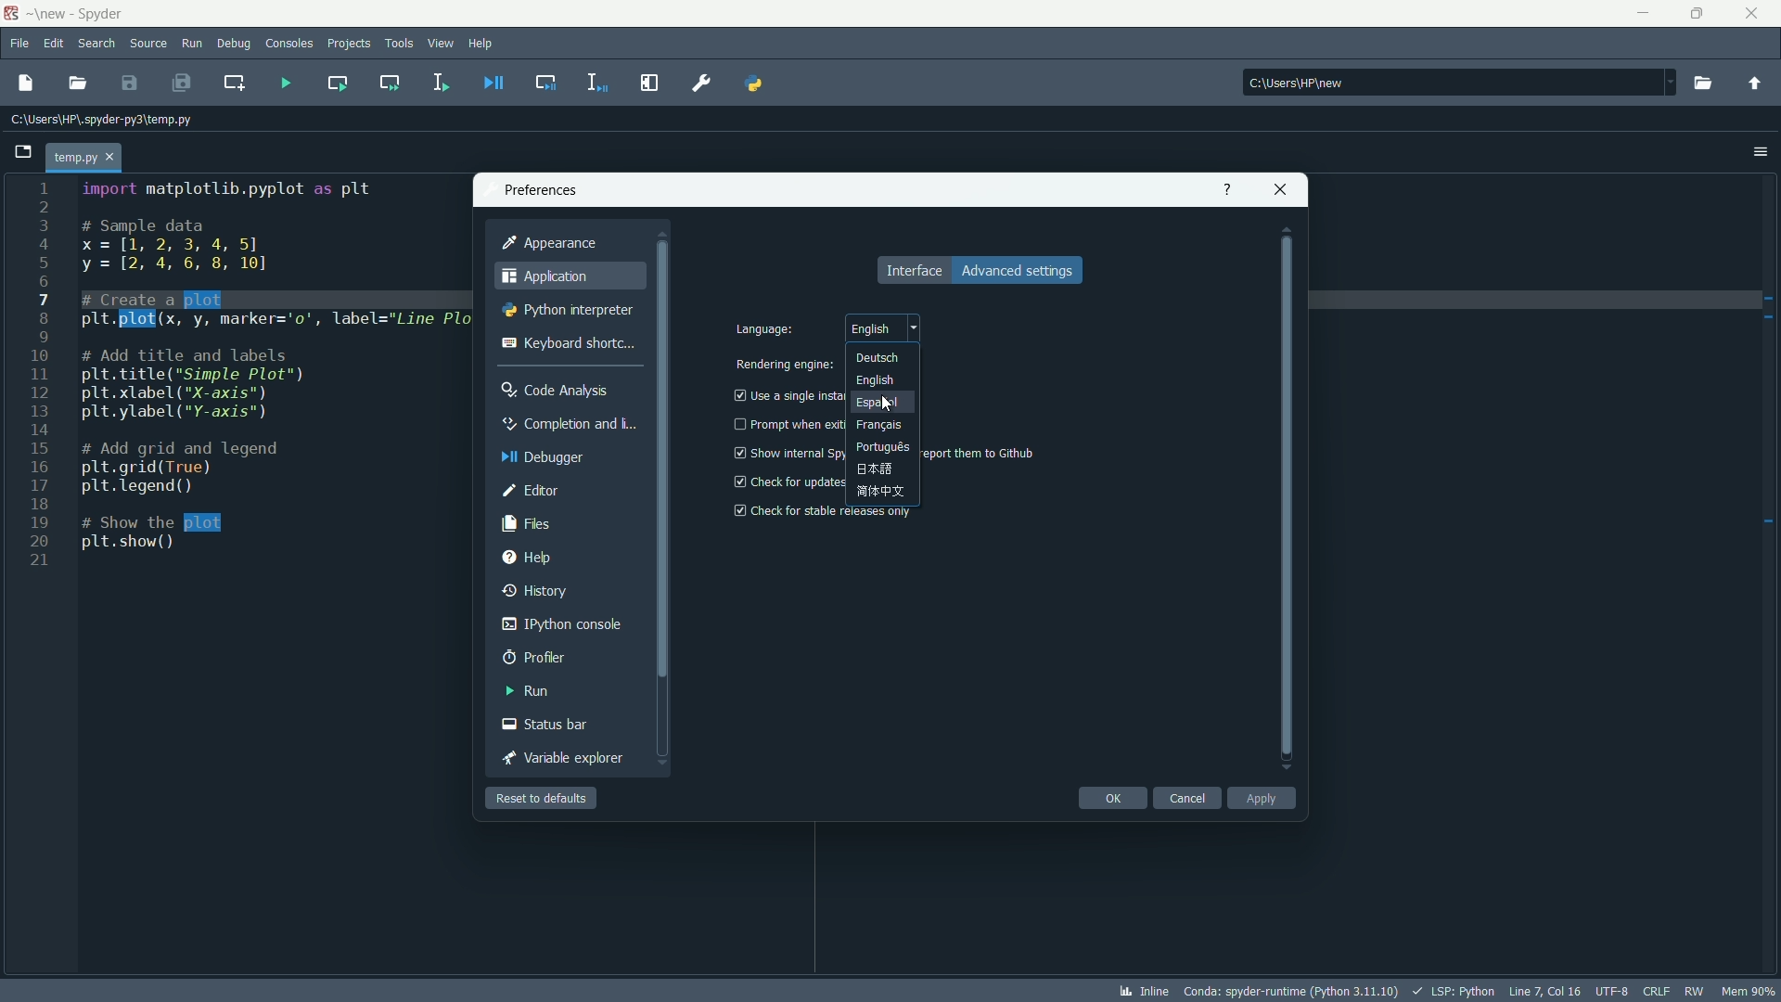 The height and width of the screenshot is (1002, 1781). Describe the element at coordinates (739, 452) in the screenshot. I see `checkbox` at that location.